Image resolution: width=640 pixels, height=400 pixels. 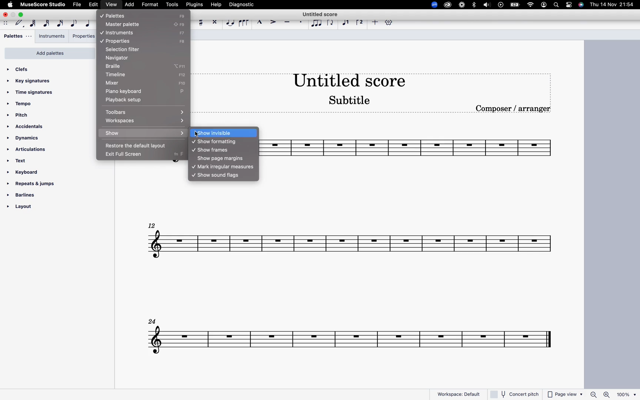 I want to click on cursor, so click(x=197, y=131).